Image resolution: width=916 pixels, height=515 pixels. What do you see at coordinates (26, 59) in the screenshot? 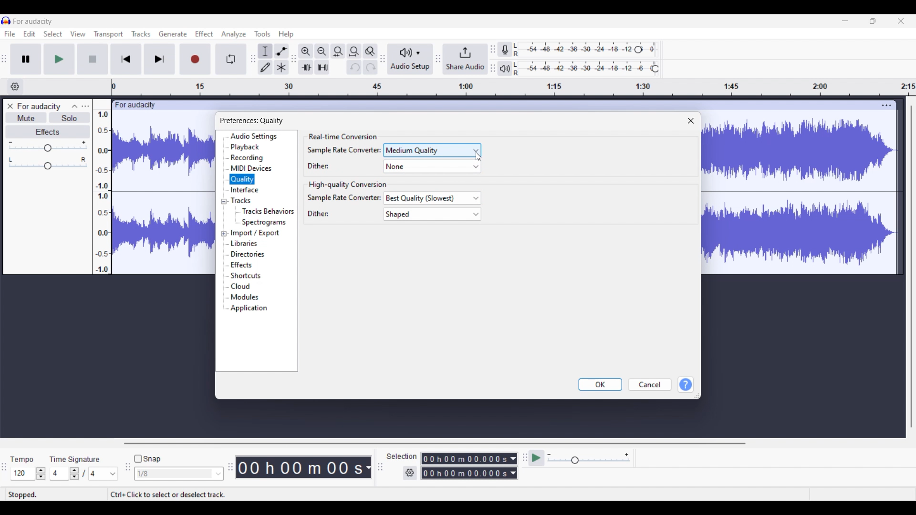
I see `Pause` at bounding box center [26, 59].